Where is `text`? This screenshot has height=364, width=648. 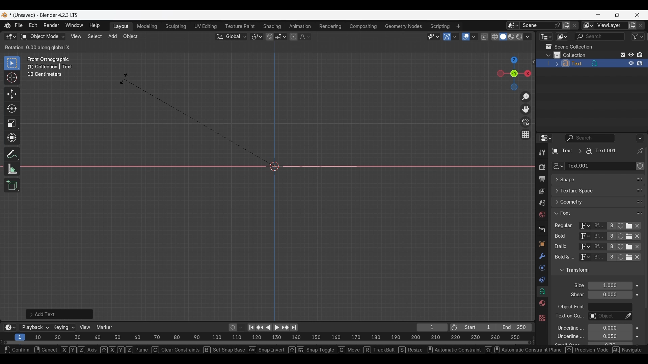 text is located at coordinates (566, 345).